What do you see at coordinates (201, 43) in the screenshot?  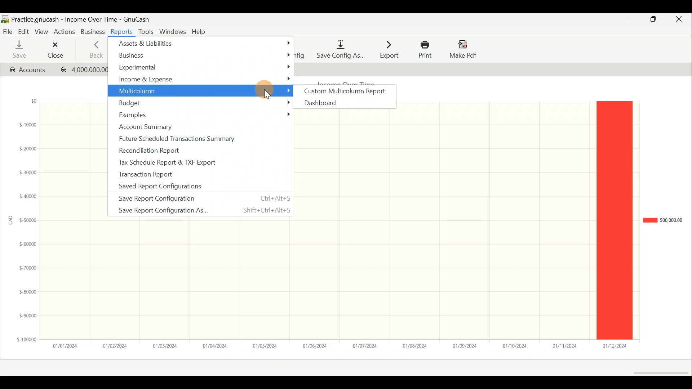 I see `Assets & liabilities` at bounding box center [201, 43].